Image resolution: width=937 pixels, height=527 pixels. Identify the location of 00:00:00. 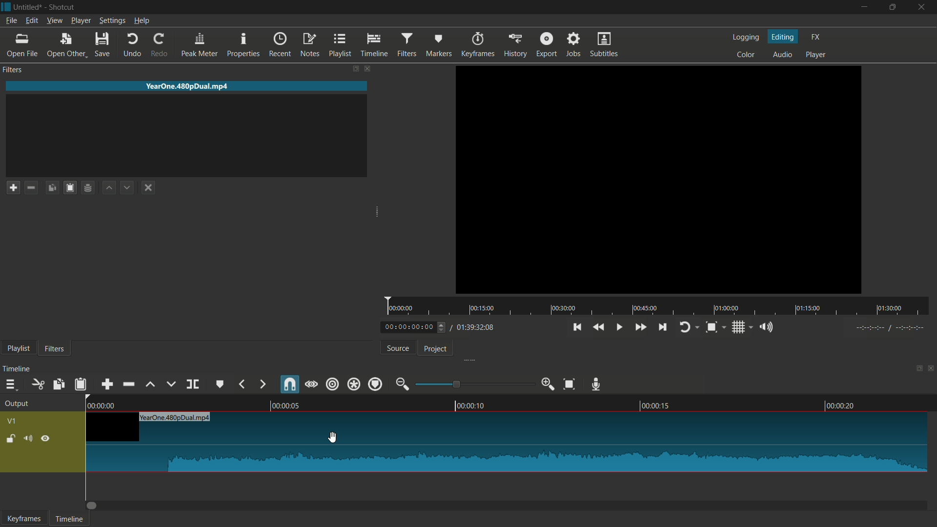
(402, 308).